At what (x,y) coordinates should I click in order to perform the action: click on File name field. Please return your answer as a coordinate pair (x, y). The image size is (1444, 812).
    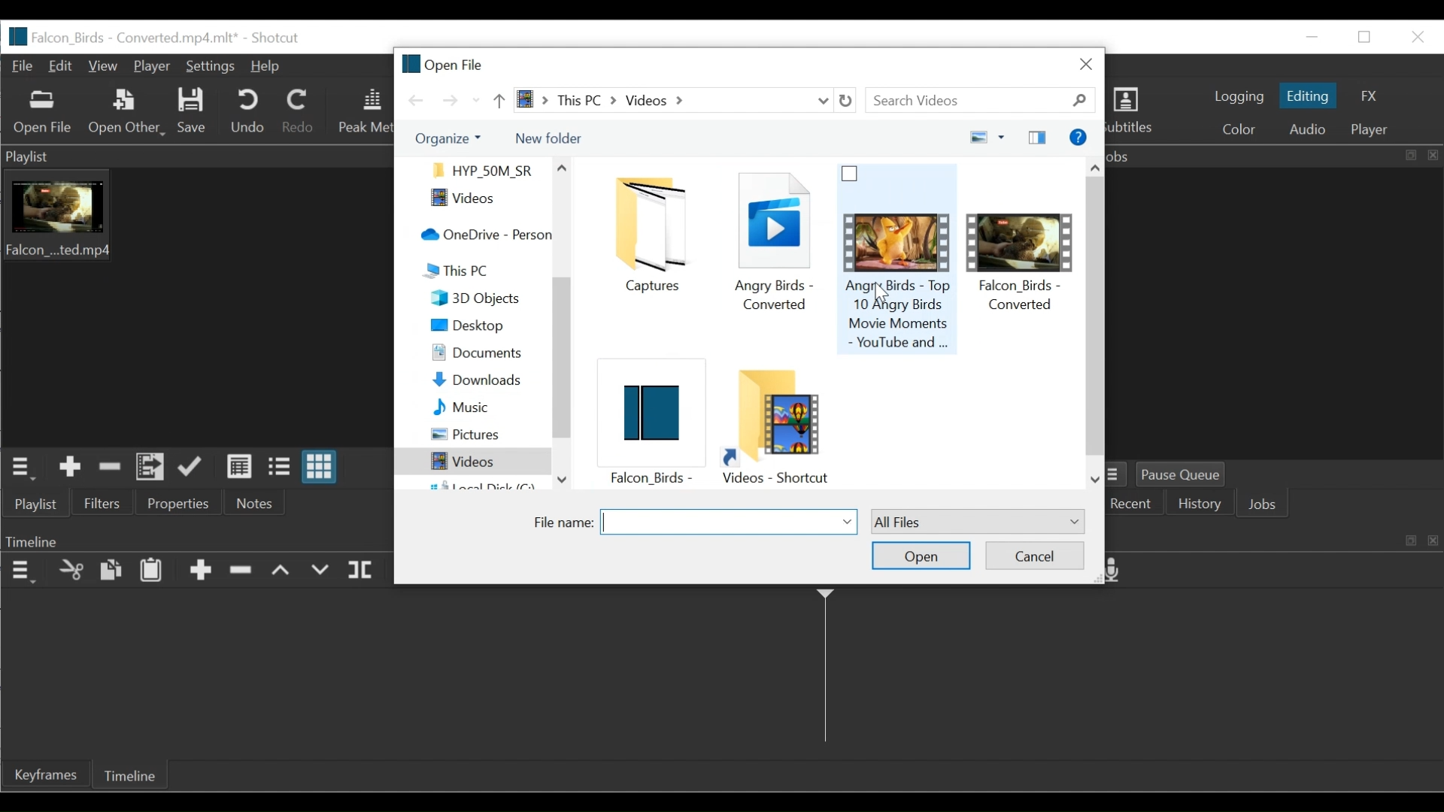
    Looking at the image, I should click on (729, 522).